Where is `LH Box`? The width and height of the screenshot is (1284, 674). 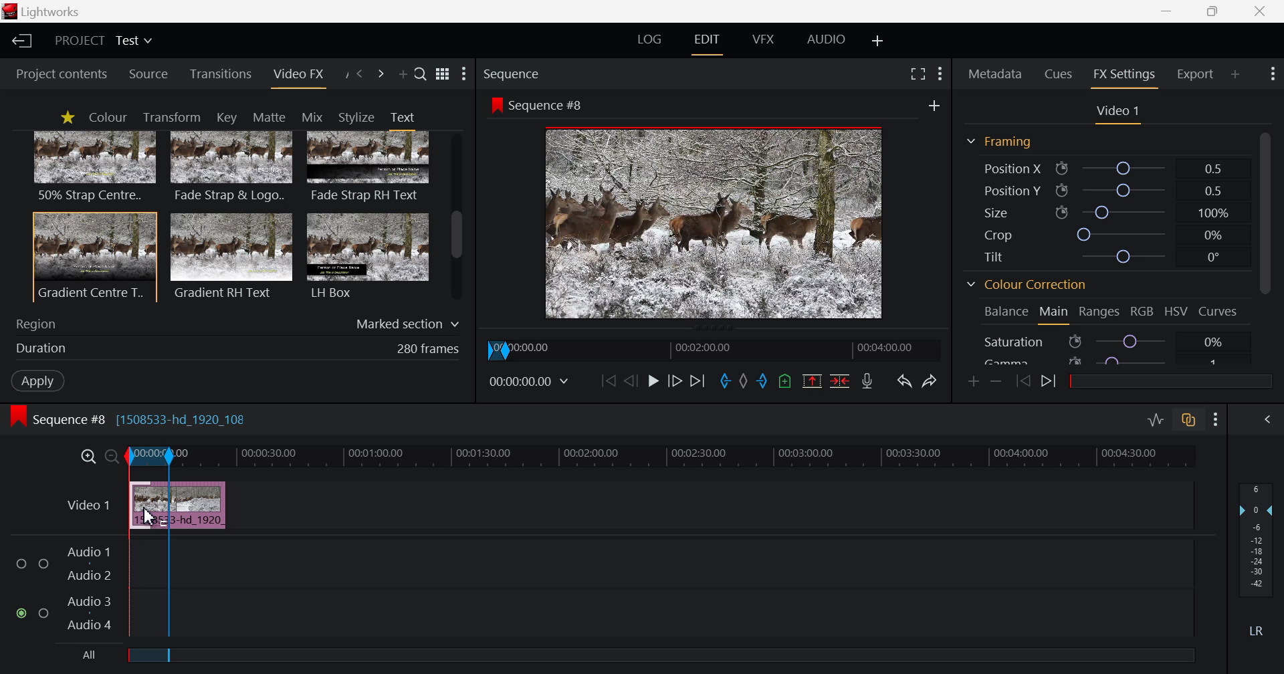
LH Box is located at coordinates (366, 255).